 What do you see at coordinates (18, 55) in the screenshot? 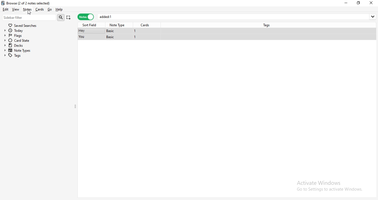
I see `tags` at bounding box center [18, 55].